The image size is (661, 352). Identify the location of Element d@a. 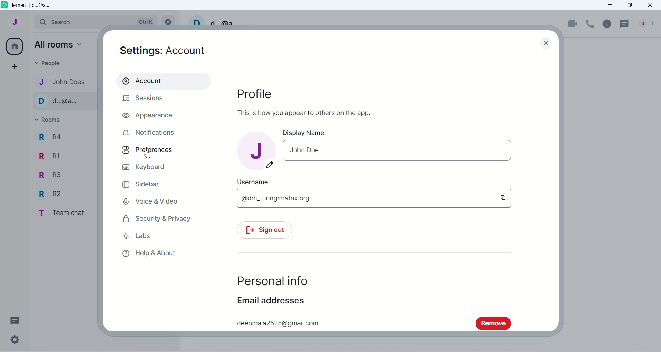
(32, 6).